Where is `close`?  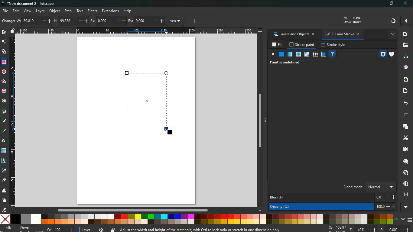
close is located at coordinates (406, 4).